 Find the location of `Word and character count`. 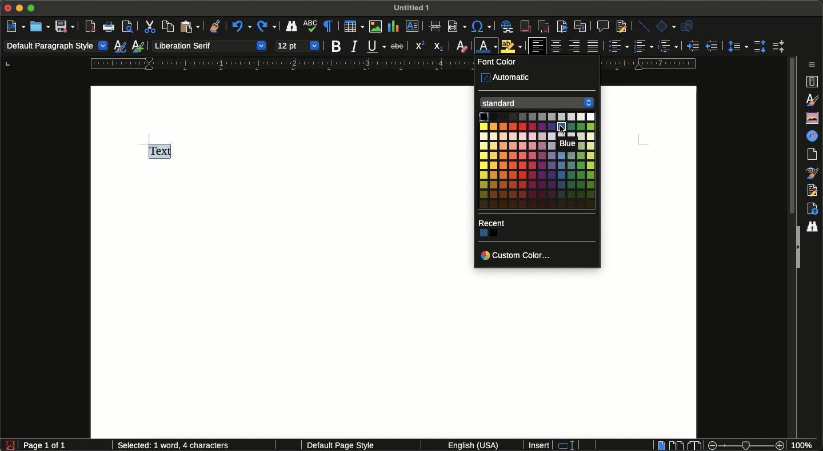

Word and character count is located at coordinates (181, 447).